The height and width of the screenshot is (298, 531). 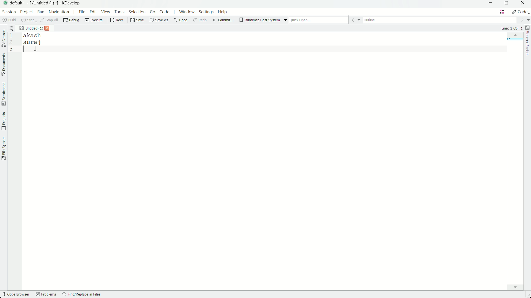 I want to click on content - akash suraj, so click(x=268, y=160).